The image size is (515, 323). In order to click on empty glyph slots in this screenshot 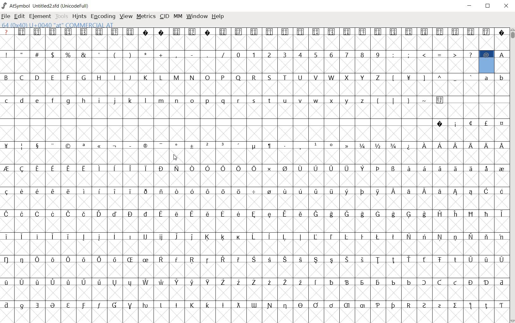, I will do `click(254, 42)`.